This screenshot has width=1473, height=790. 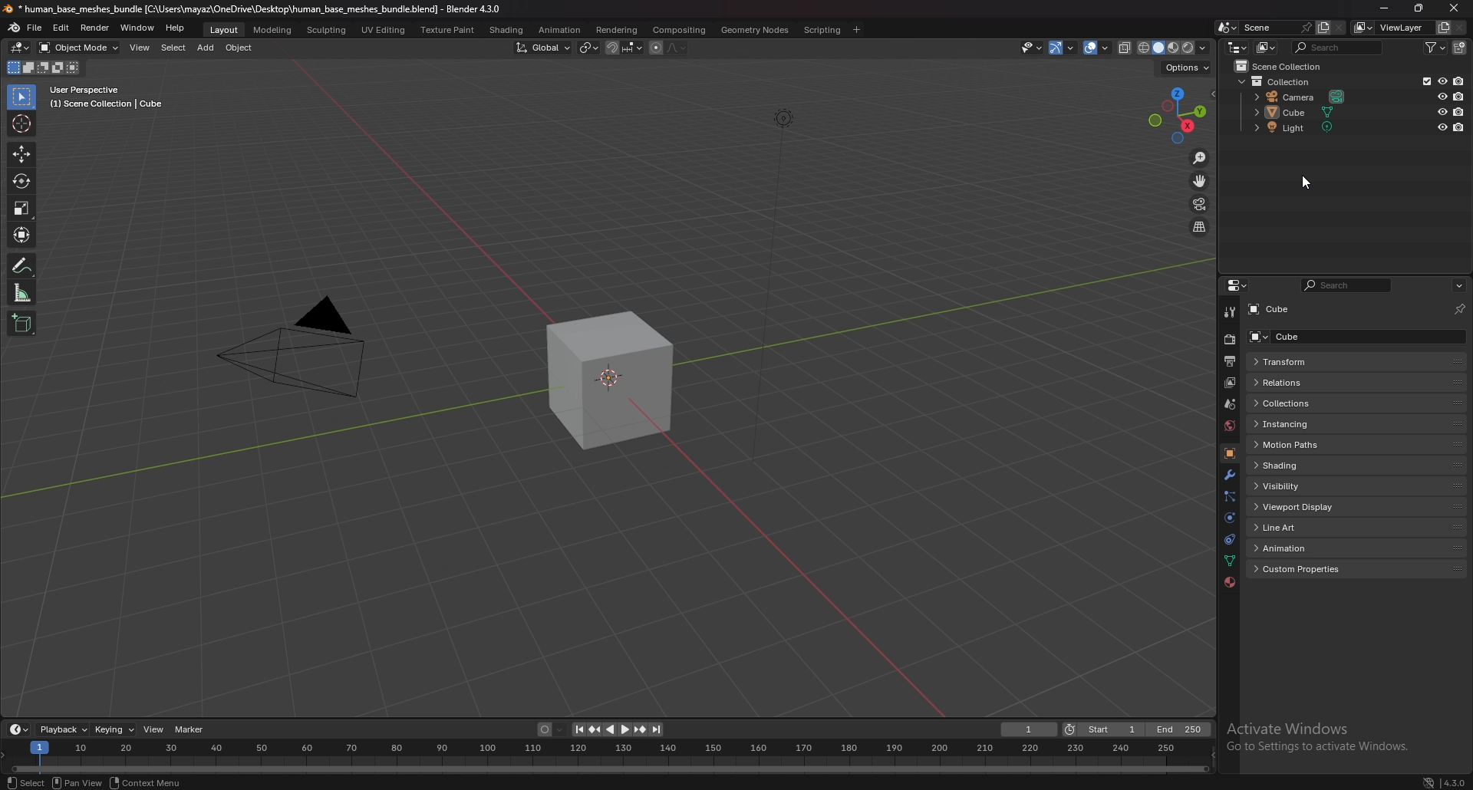 What do you see at coordinates (1102, 729) in the screenshot?
I see `start` at bounding box center [1102, 729].